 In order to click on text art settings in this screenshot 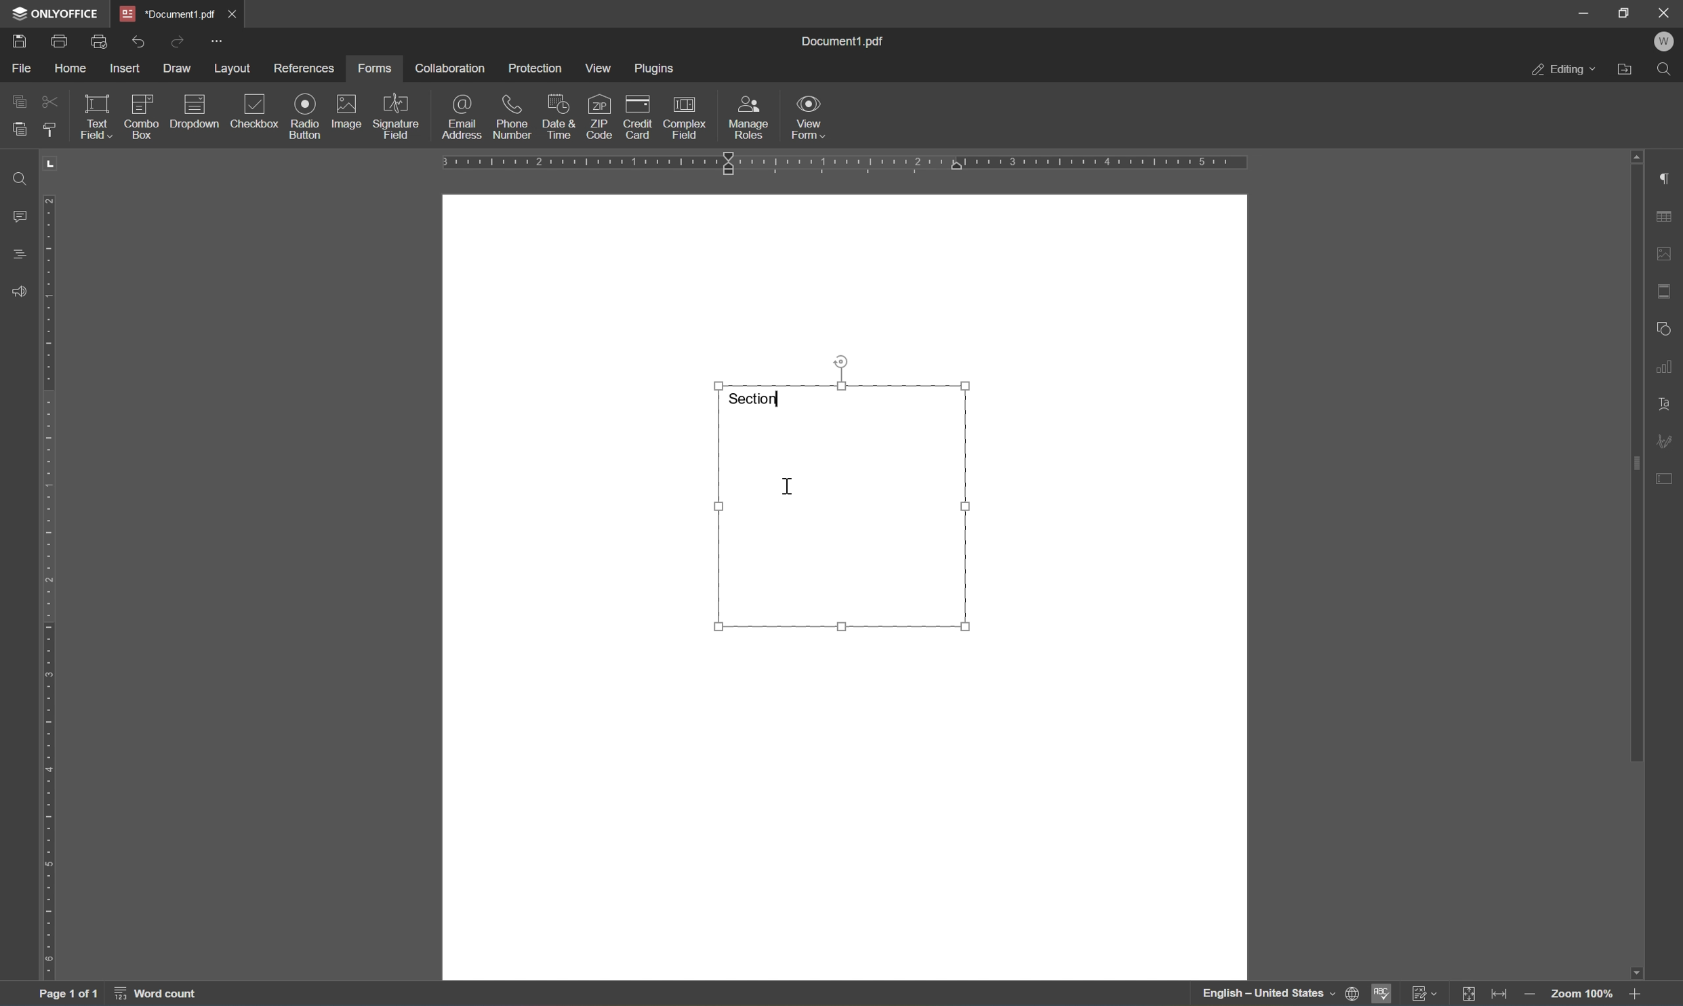, I will do `click(1666, 405)`.